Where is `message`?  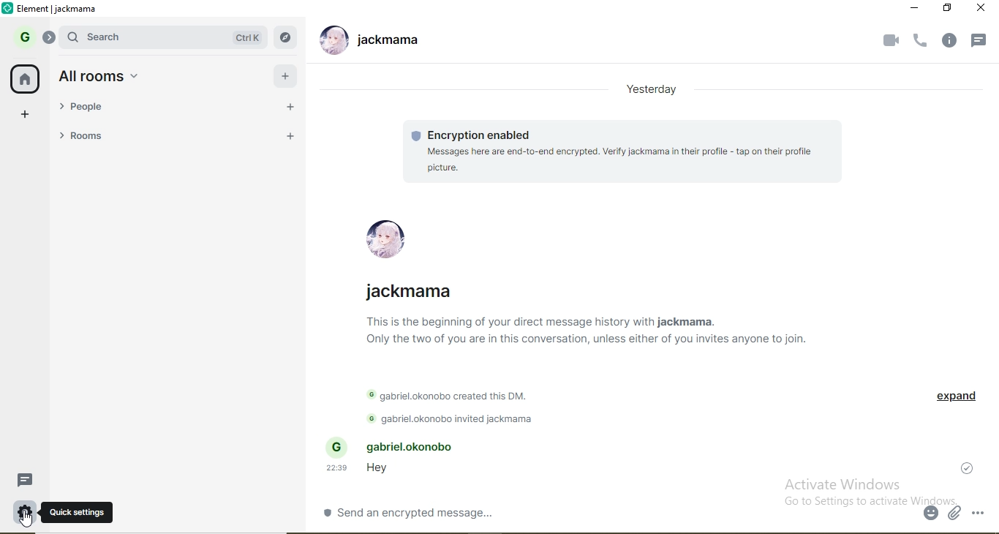
message is located at coordinates (29, 480).